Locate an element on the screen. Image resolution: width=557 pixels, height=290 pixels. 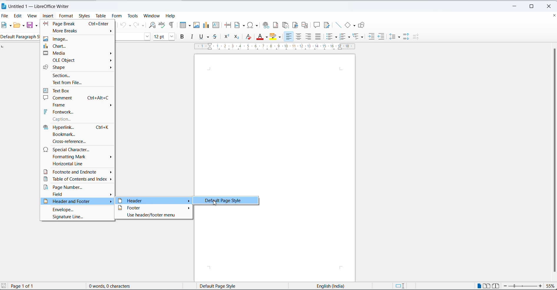
scroll bar is located at coordinates (552, 161).